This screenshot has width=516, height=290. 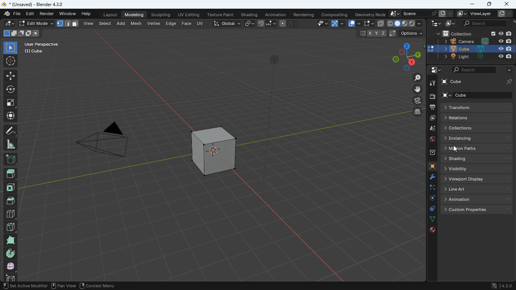 What do you see at coordinates (68, 14) in the screenshot?
I see `window` at bounding box center [68, 14].